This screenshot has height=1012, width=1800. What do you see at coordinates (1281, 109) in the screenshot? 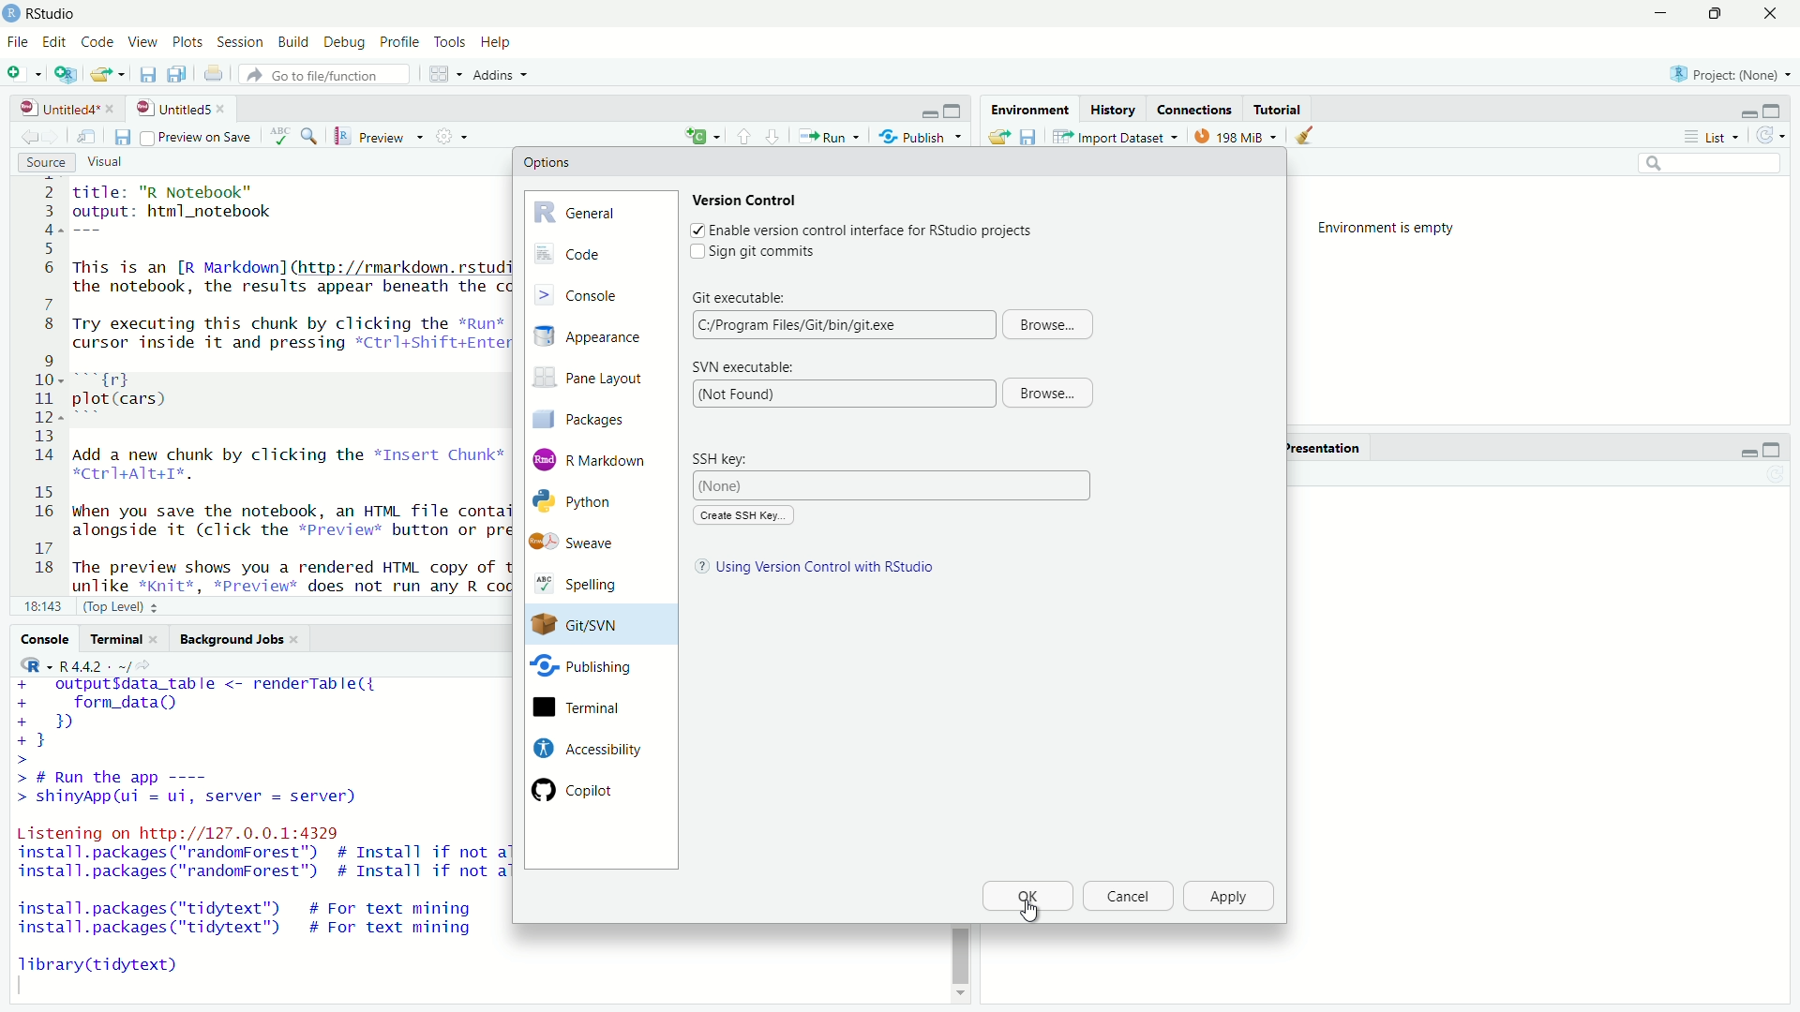
I see `Tutorial` at bounding box center [1281, 109].